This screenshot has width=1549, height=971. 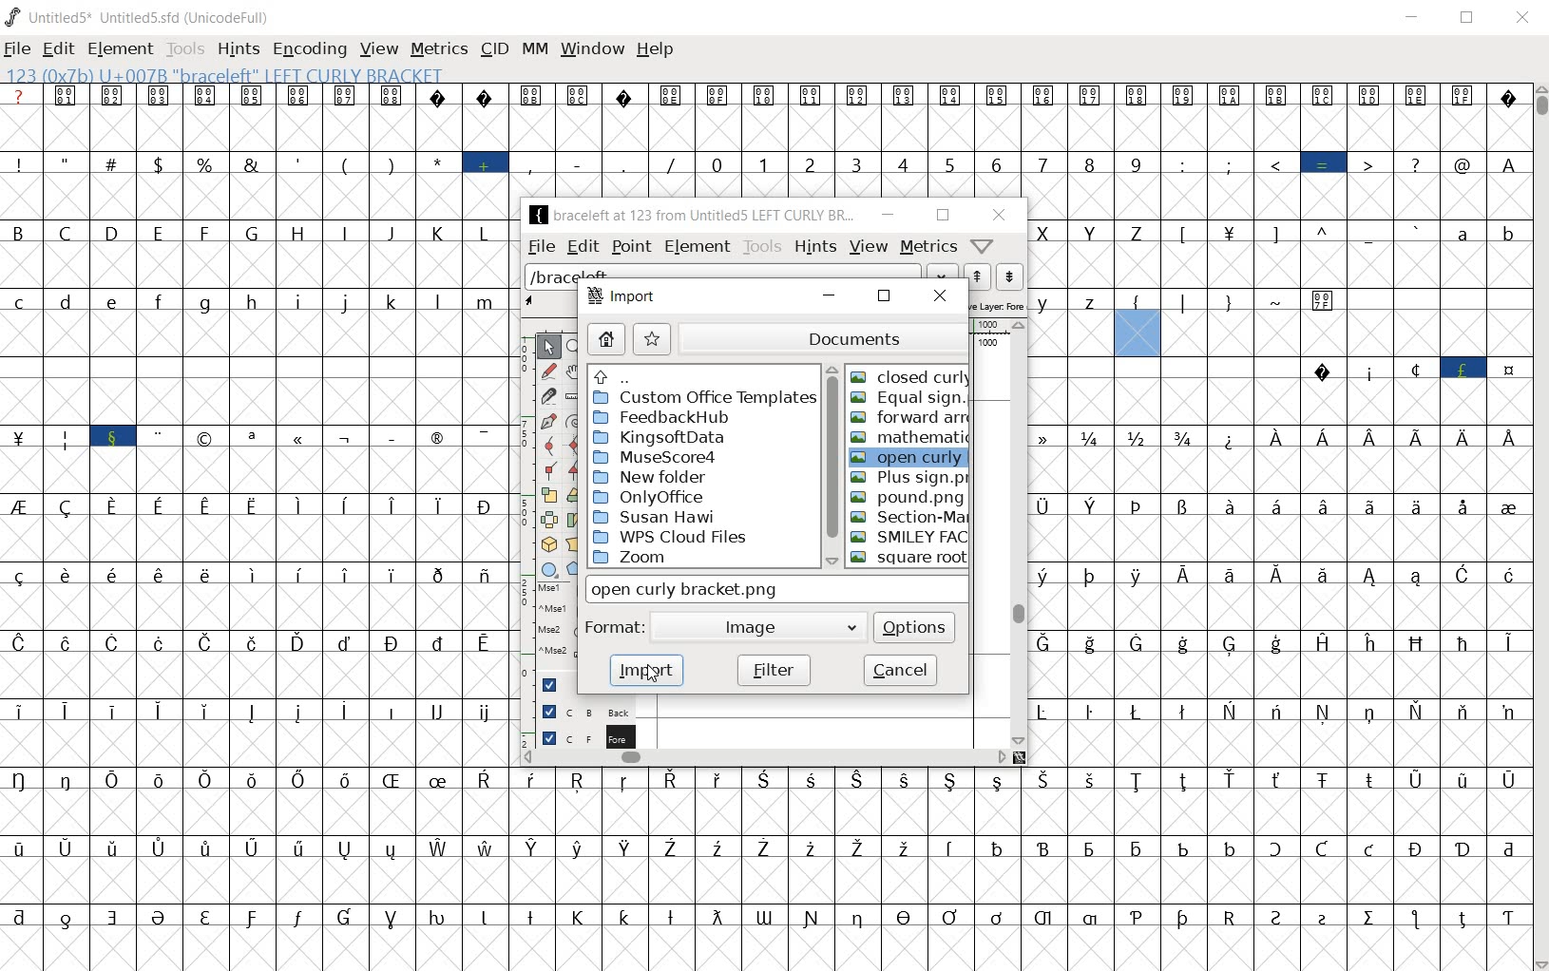 I want to click on close, so click(x=940, y=300).